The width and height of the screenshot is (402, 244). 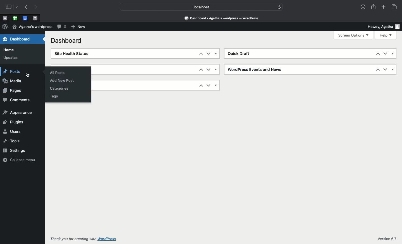 What do you see at coordinates (197, 7) in the screenshot?
I see `Local host` at bounding box center [197, 7].